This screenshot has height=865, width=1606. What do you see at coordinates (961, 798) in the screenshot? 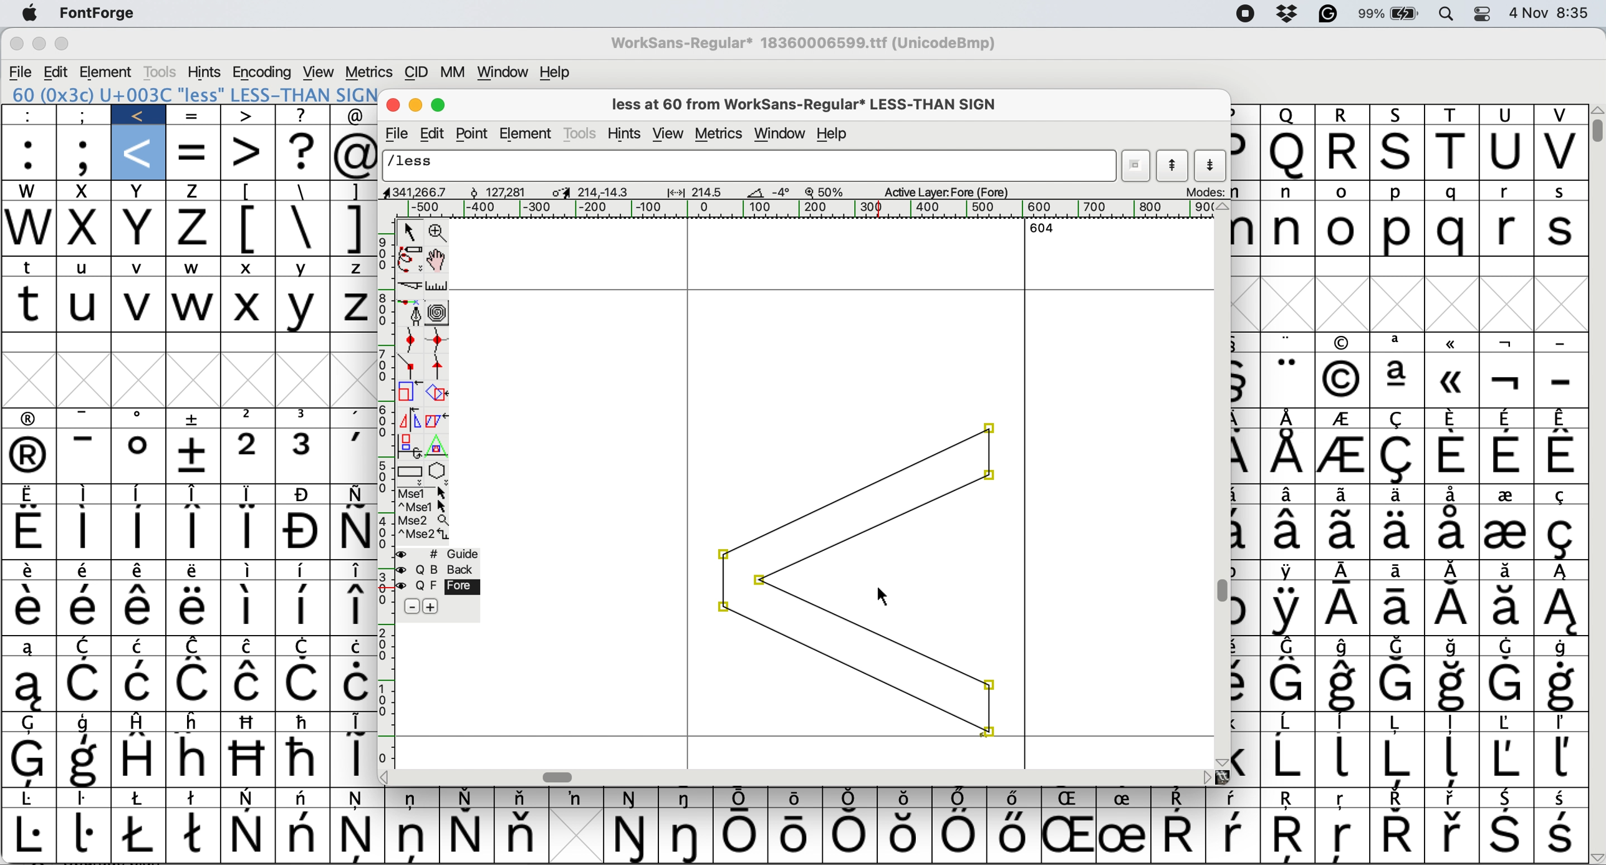
I see `Symbol` at bounding box center [961, 798].